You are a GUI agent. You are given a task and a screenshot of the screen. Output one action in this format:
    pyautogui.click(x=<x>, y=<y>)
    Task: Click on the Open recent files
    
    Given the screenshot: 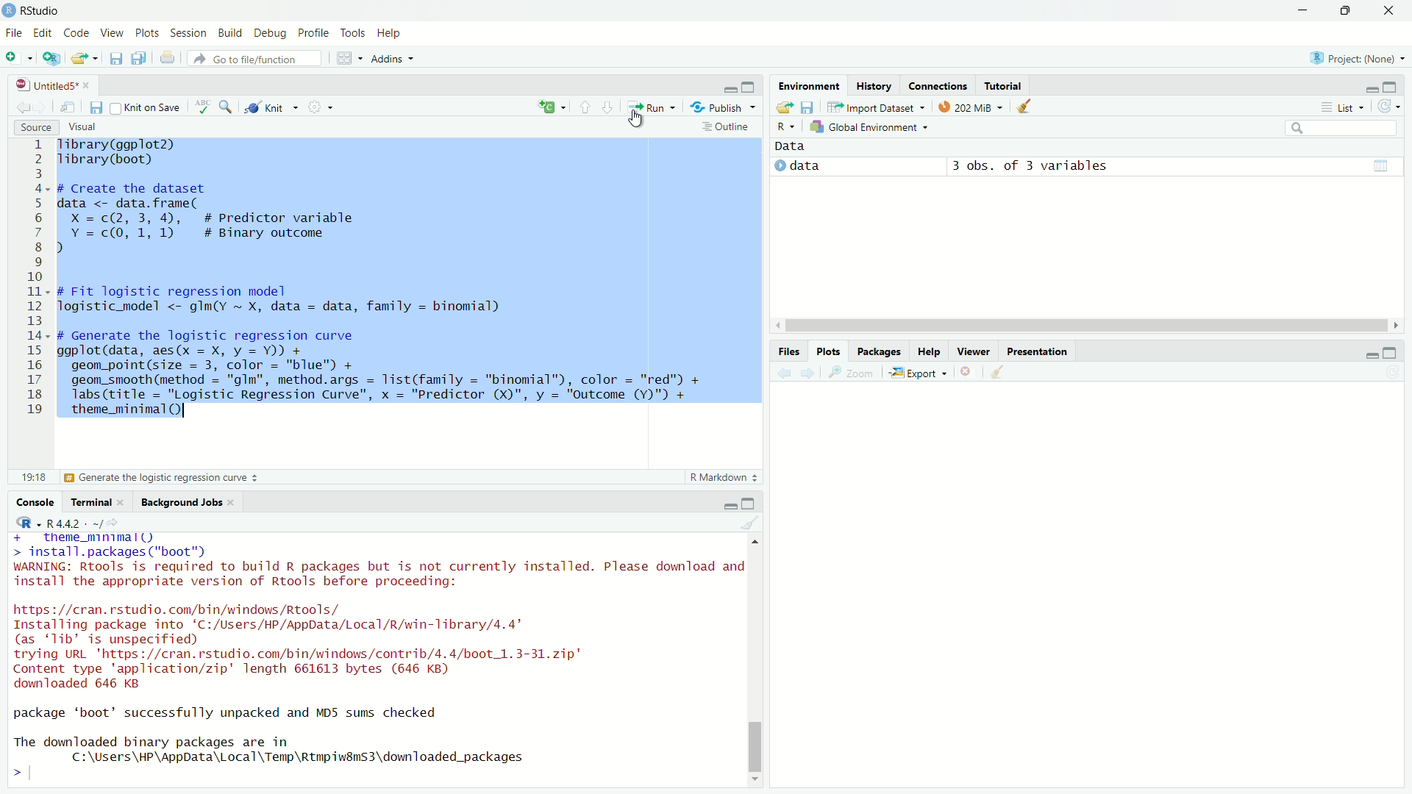 What is the action you would take?
    pyautogui.click(x=95, y=59)
    